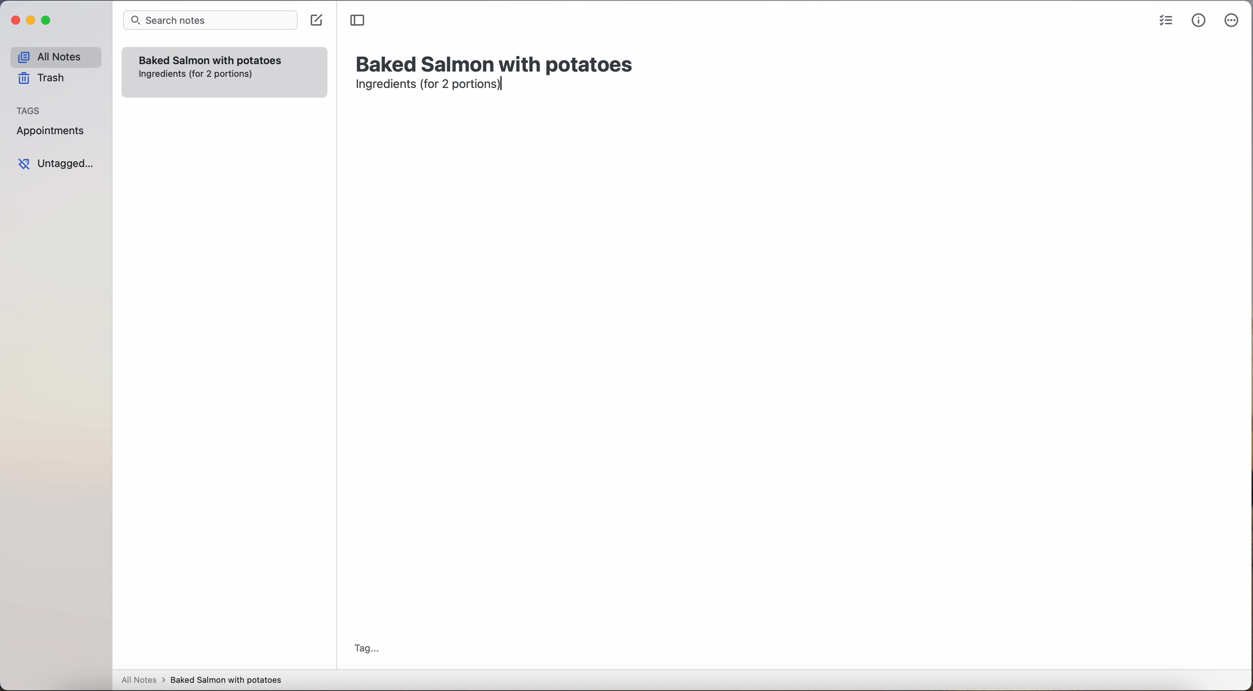 The height and width of the screenshot is (691, 1253). What do you see at coordinates (31, 21) in the screenshot?
I see `minimize Simplenote` at bounding box center [31, 21].